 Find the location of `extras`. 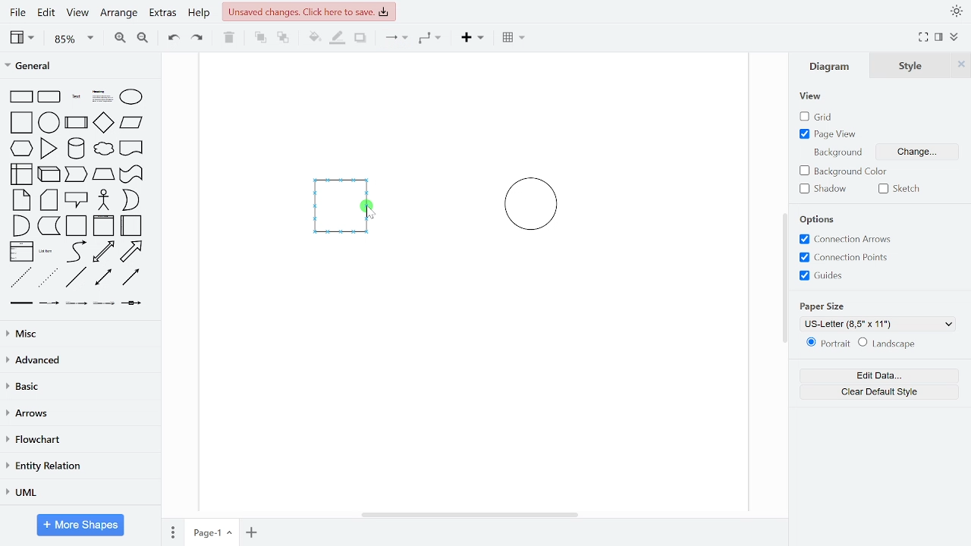

extras is located at coordinates (162, 13).